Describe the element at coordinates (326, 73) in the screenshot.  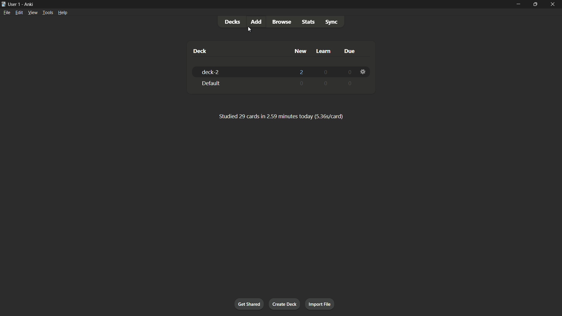
I see `0` at that location.